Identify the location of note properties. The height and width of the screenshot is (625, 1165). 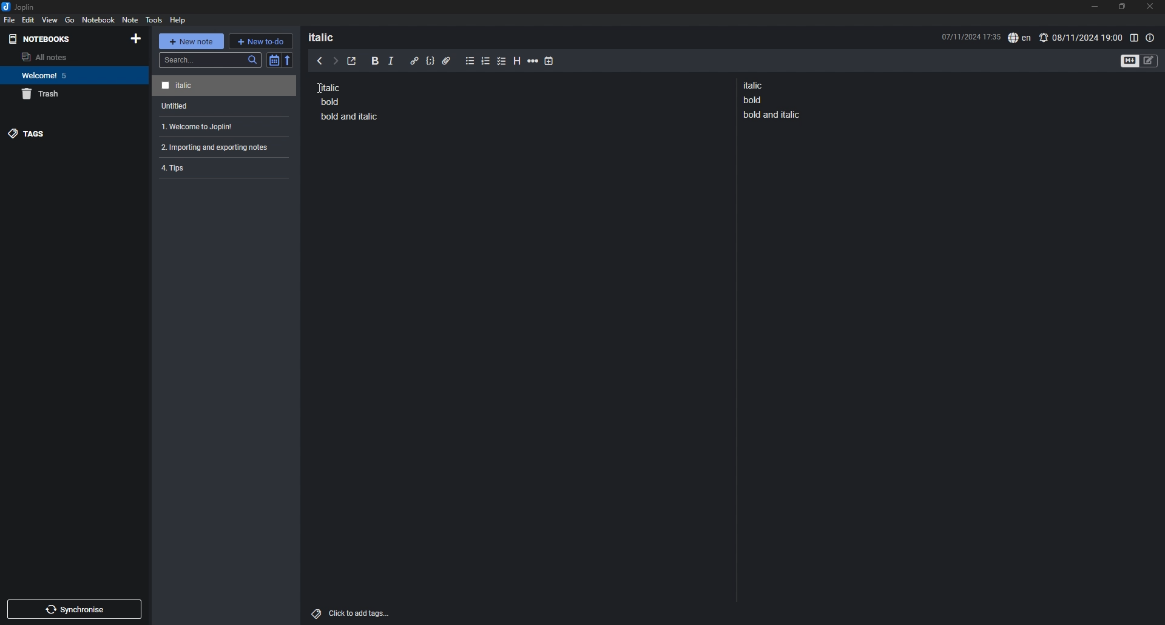
(1150, 38).